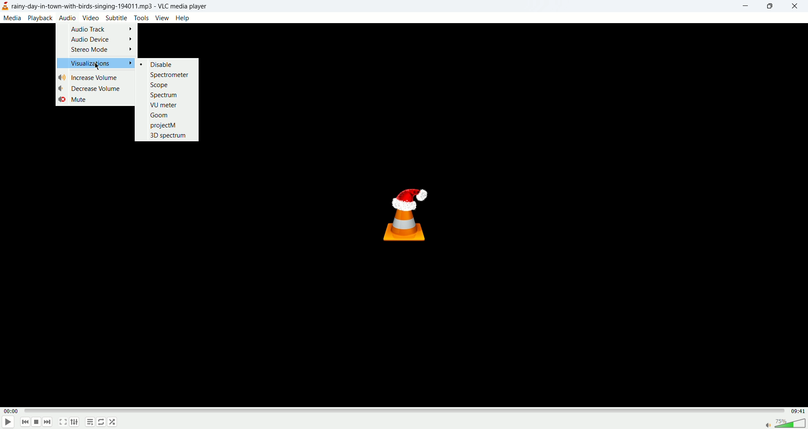 This screenshot has height=429, width=808. Describe the element at coordinates (796, 413) in the screenshot. I see `total time` at that location.